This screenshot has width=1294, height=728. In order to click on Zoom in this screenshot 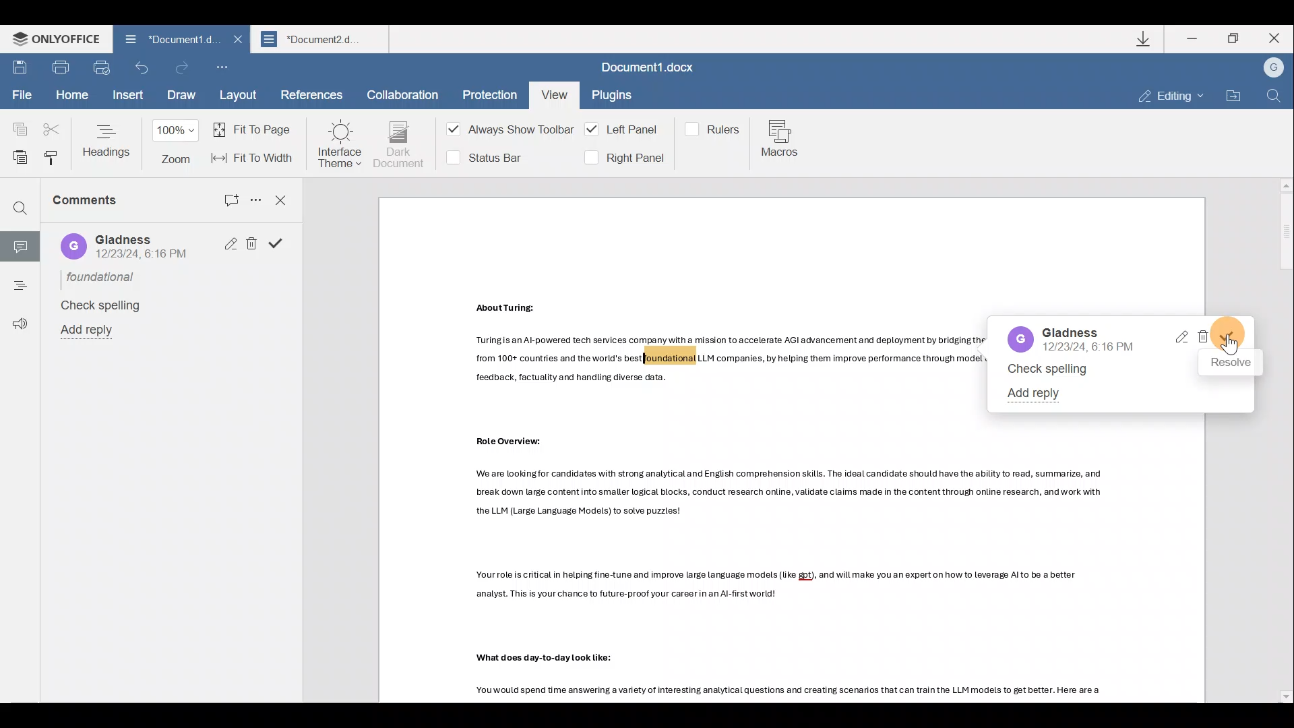, I will do `click(178, 144)`.